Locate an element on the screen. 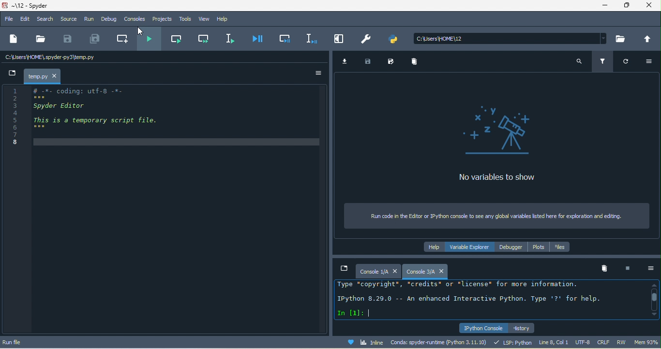  variable explorer is located at coordinates (472, 247).